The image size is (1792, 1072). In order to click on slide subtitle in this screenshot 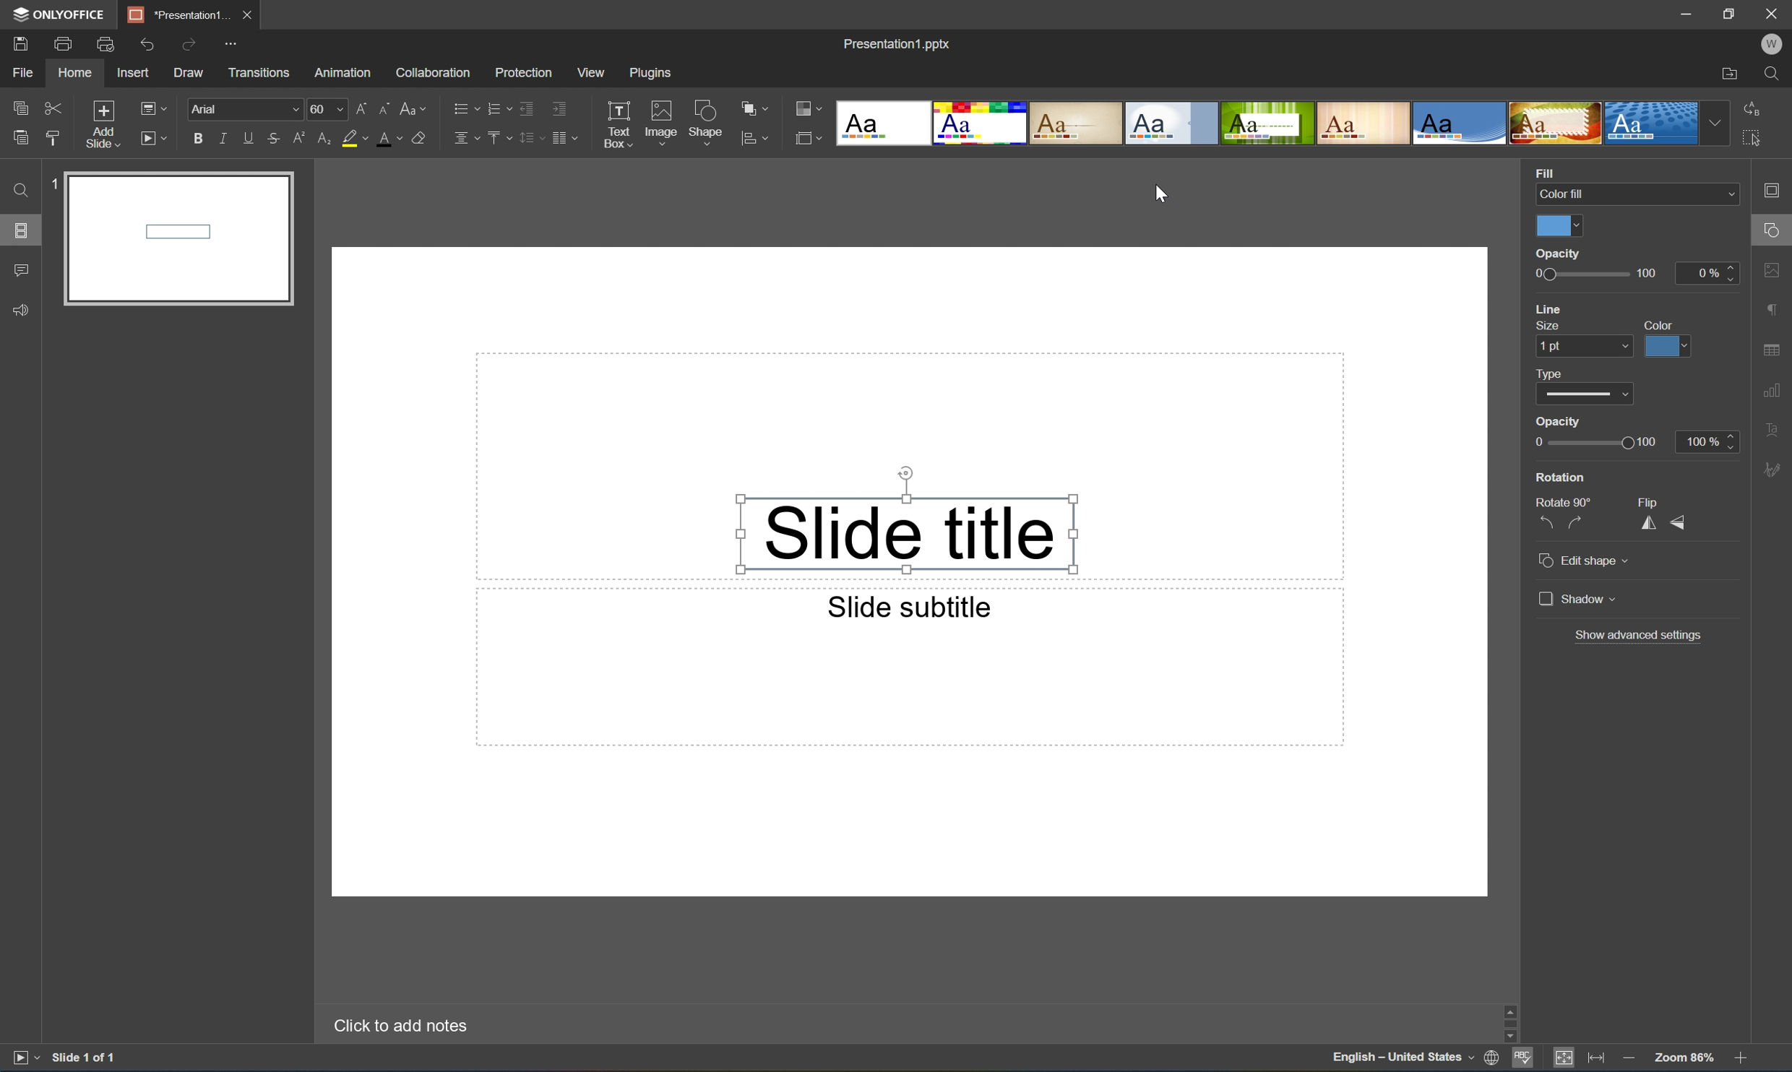, I will do `click(908, 608)`.